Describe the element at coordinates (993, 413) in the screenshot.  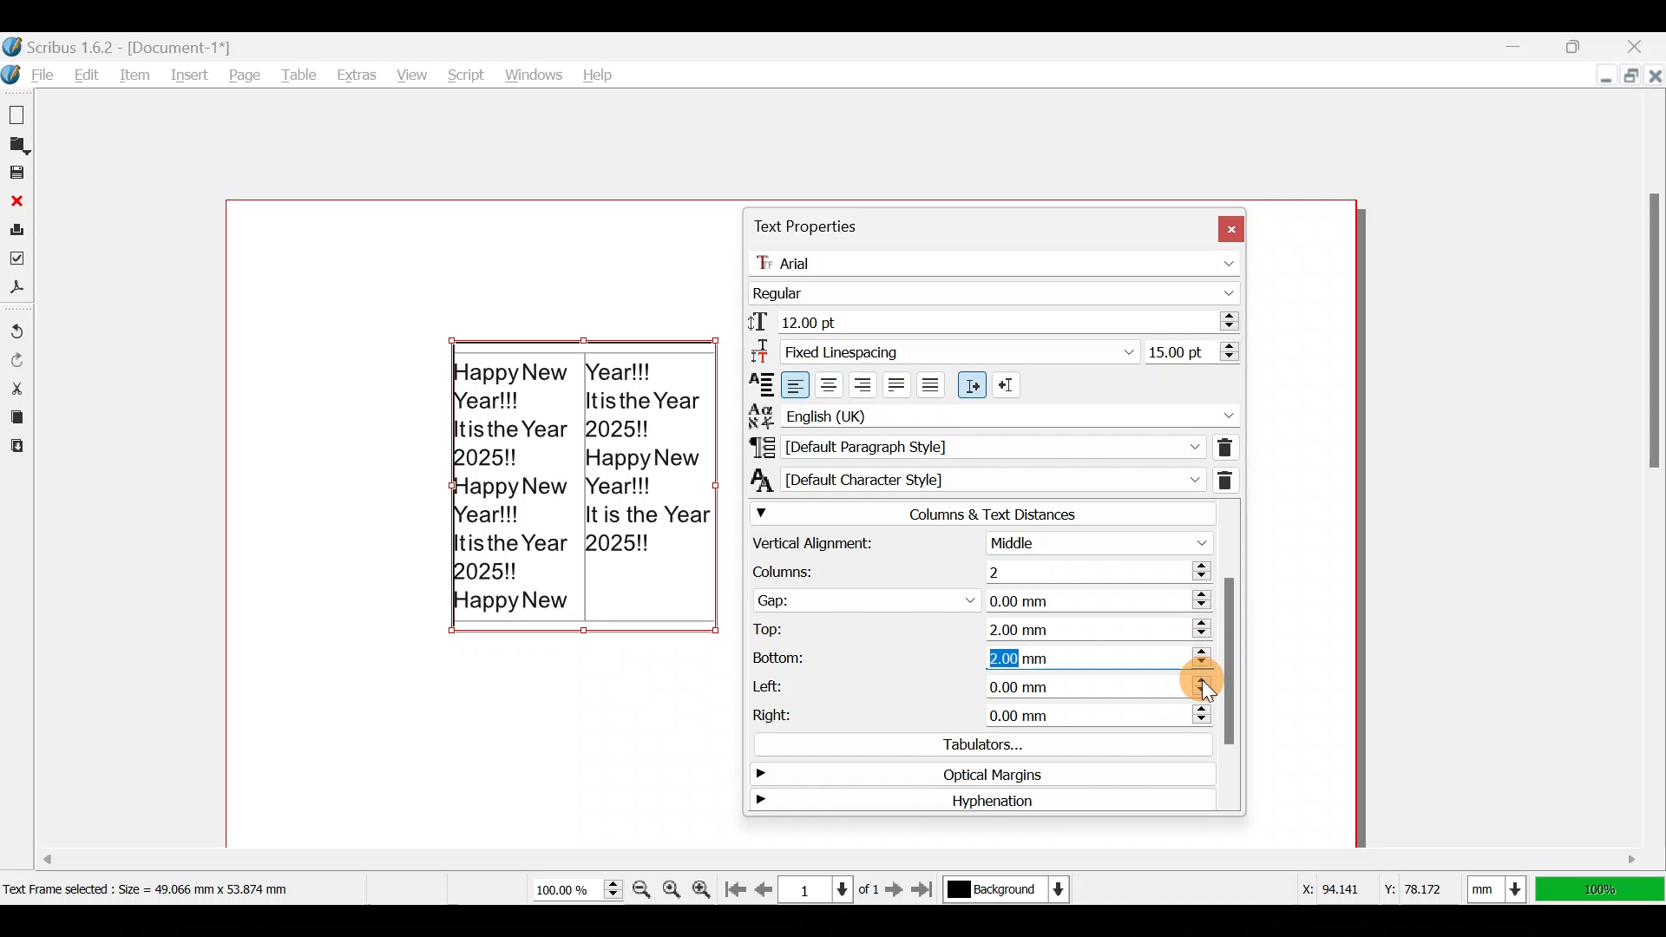
I see `Text language` at that location.